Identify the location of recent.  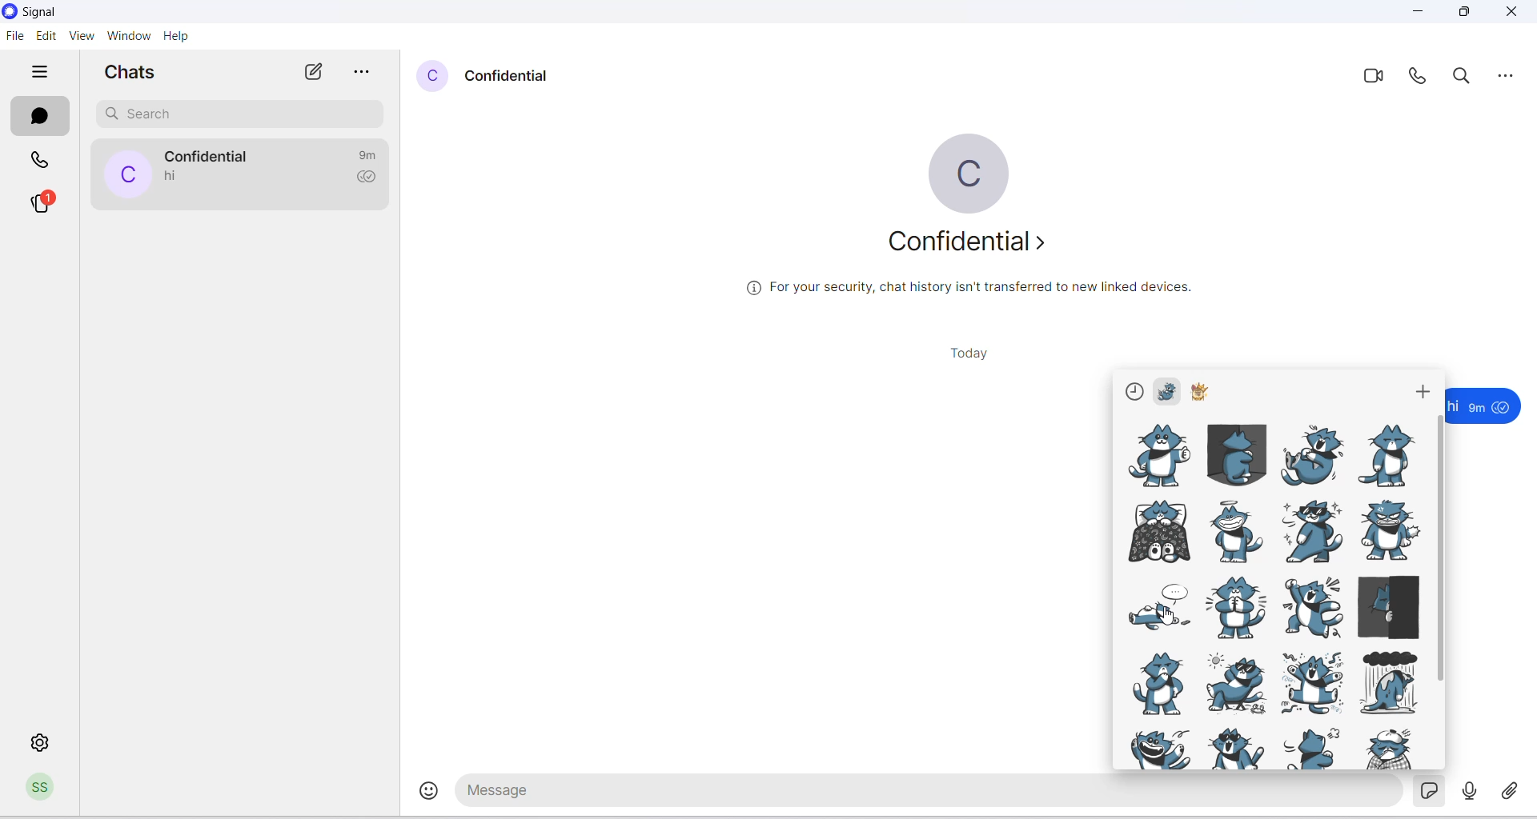
(1134, 394).